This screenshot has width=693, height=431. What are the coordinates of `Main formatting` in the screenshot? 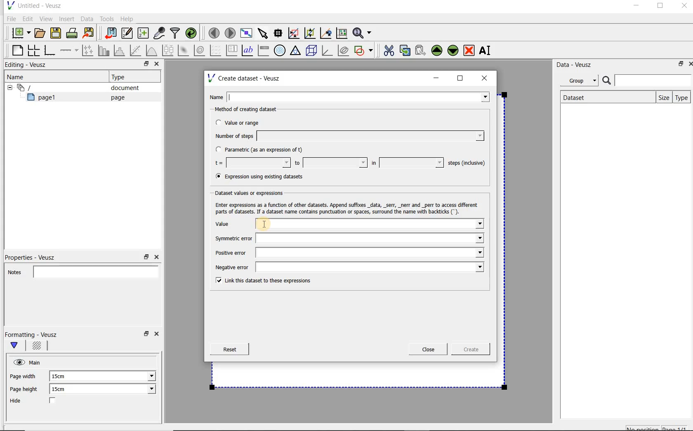 It's located at (18, 346).